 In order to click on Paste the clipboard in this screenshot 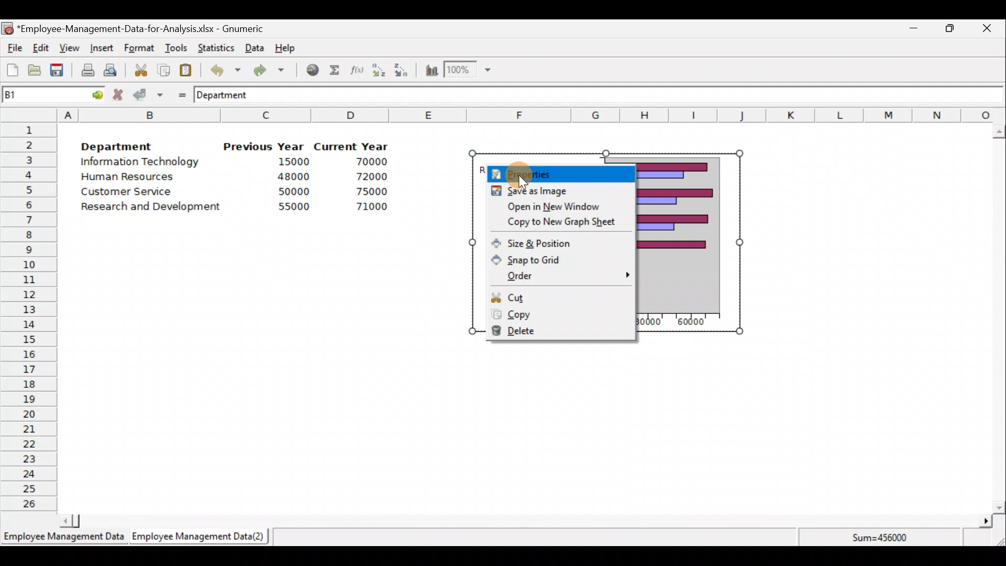, I will do `click(185, 70)`.